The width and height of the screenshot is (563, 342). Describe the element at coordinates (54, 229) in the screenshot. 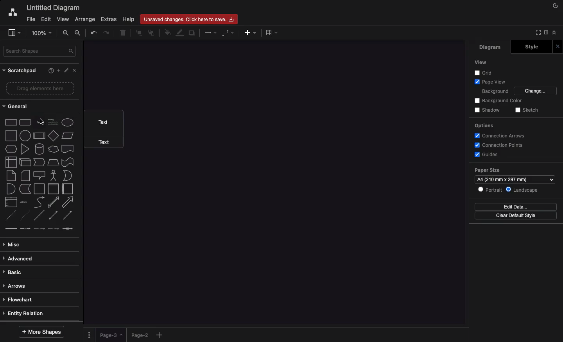

I see `connector with 3 labels` at that location.